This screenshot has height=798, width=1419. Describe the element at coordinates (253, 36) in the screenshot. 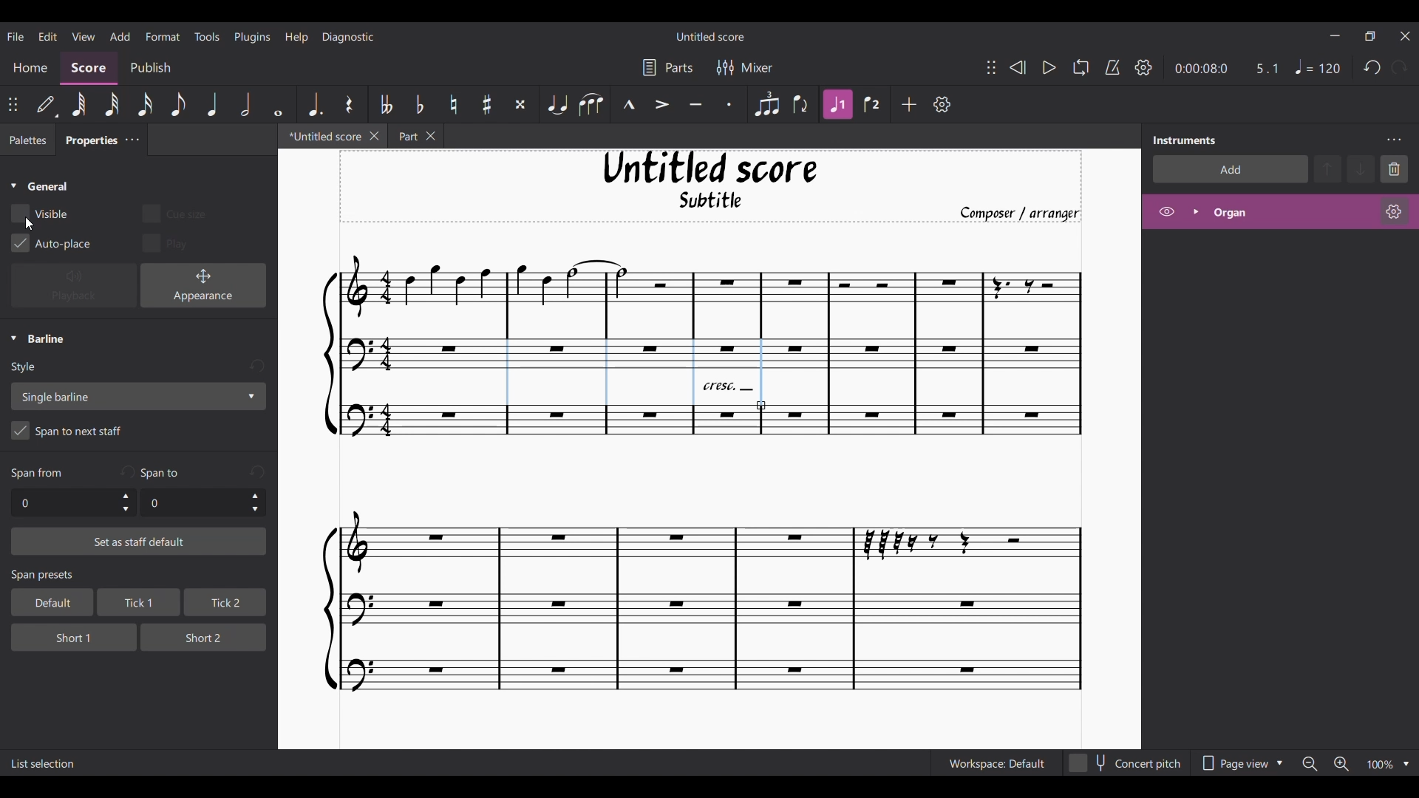

I see `Plugins menu` at that location.